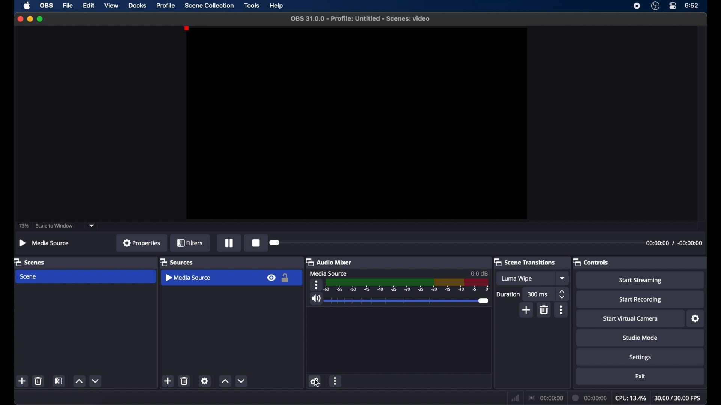  I want to click on scenes, so click(29, 262).